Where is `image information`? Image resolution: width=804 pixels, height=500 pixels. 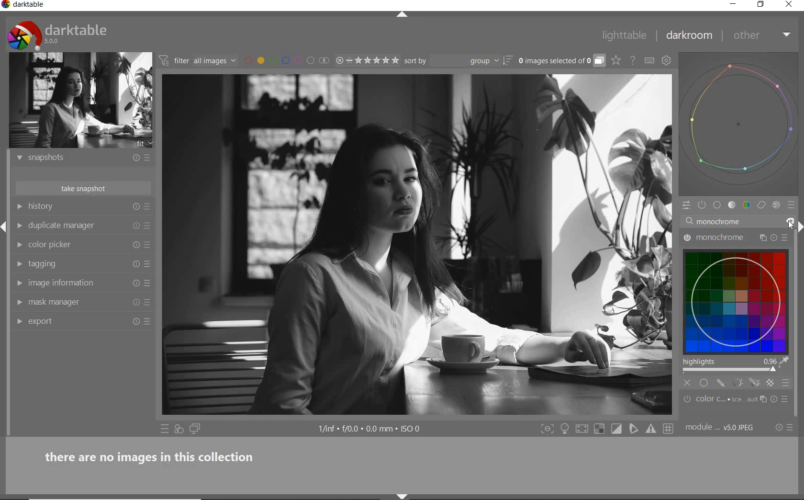 image information is located at coordinates (76, 283).